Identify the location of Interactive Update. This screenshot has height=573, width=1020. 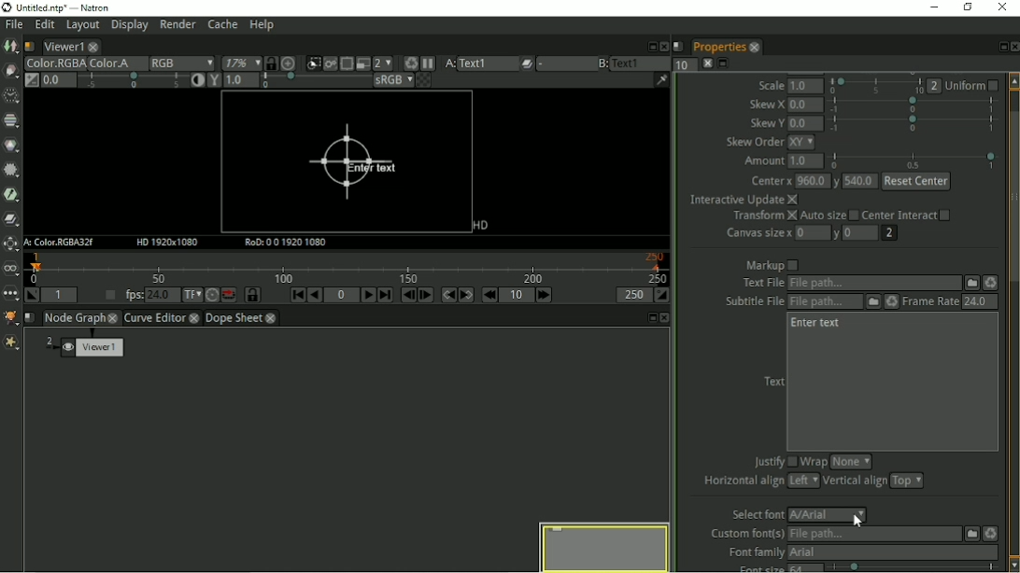
(742, 201).